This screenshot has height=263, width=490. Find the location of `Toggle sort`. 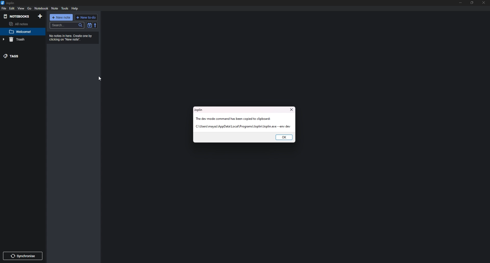

Toggle sort is located at coordinates (89, 25).